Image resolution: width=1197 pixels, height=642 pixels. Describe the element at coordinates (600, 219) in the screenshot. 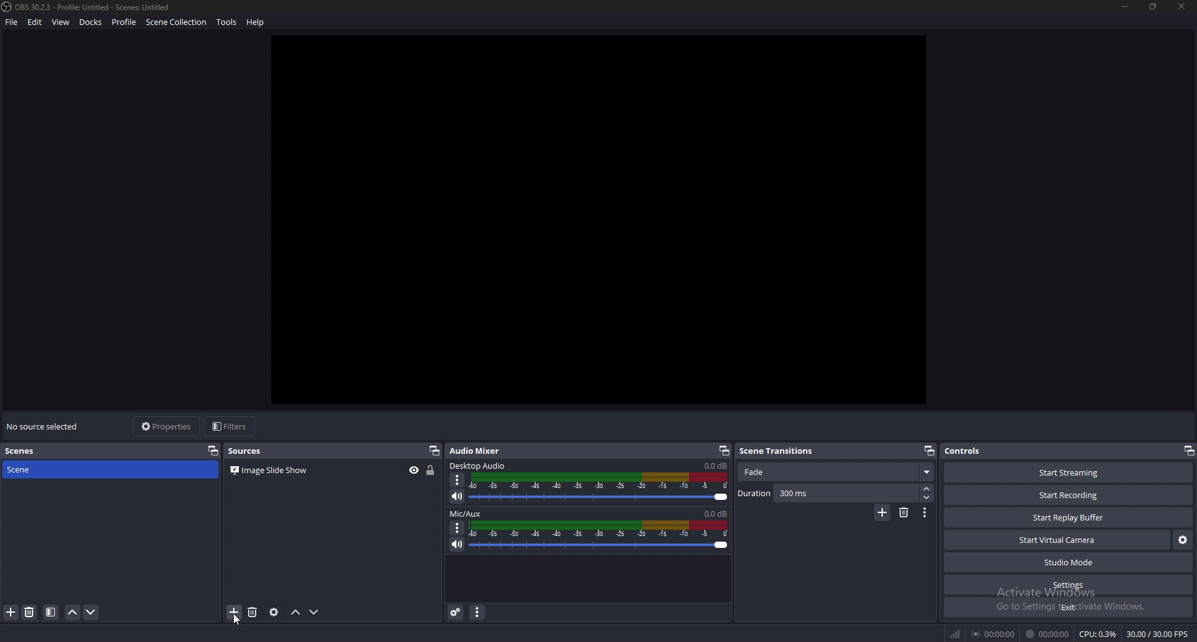

I see `canvas` at that location.